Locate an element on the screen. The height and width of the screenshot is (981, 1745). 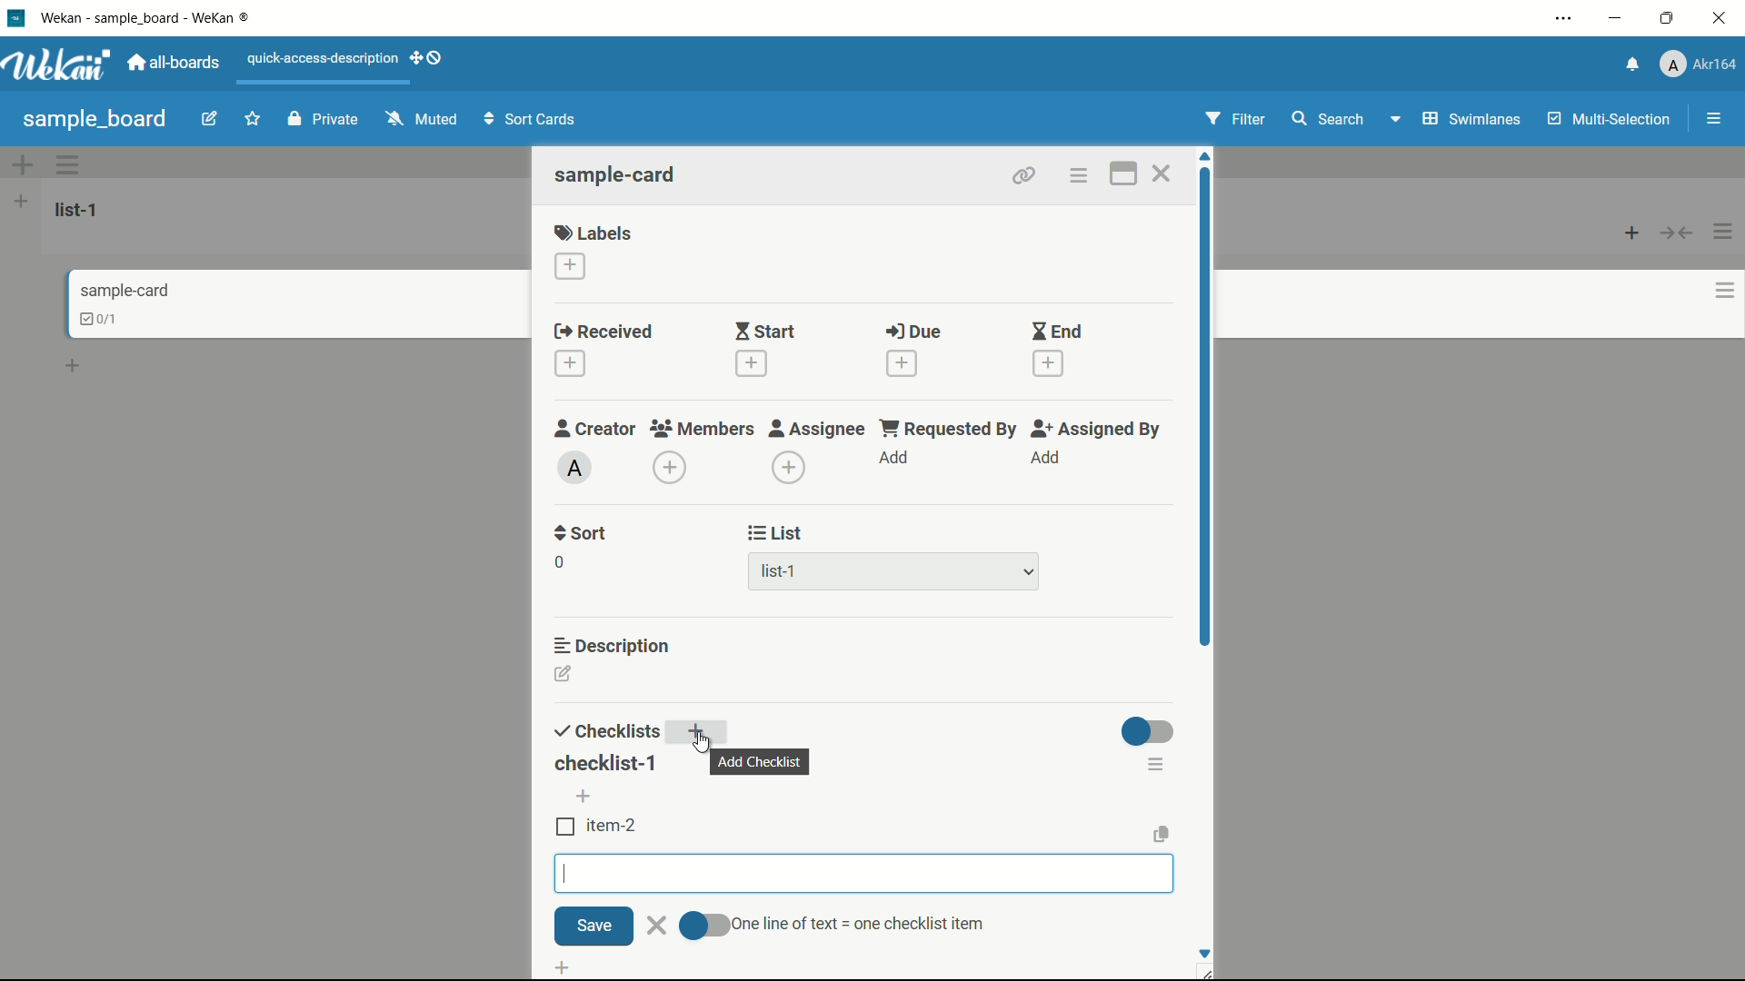
requested by is located at coordinates (950, 428).